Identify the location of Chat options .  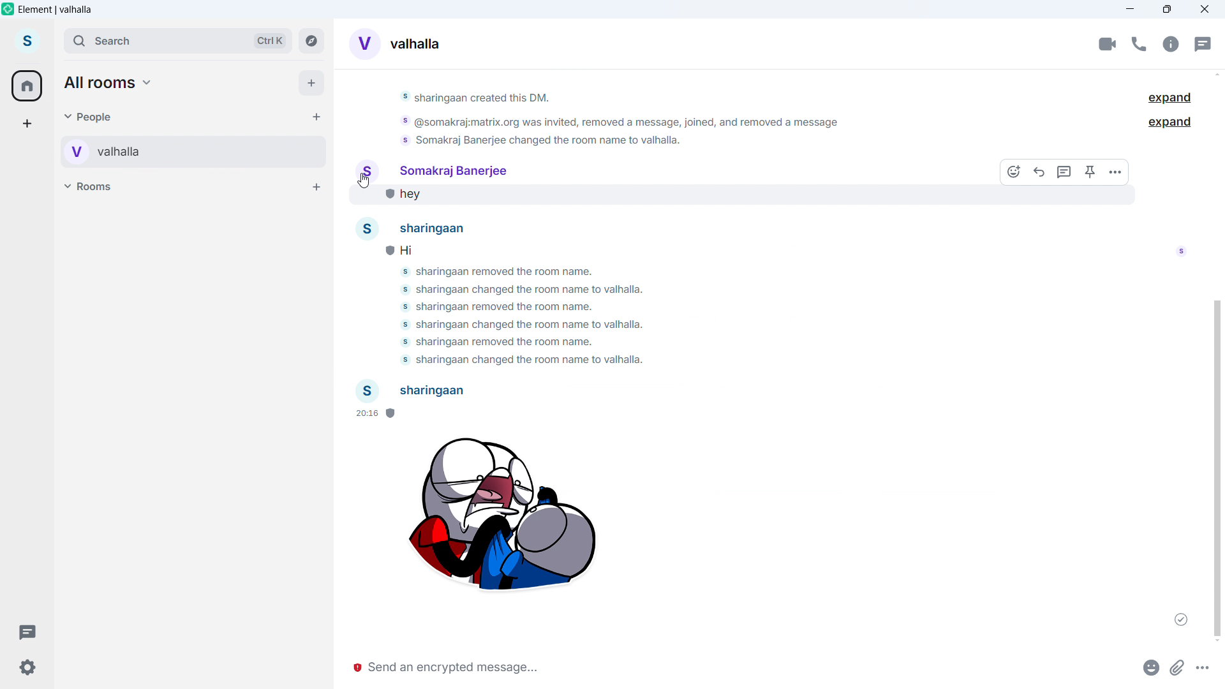
(1170, 44).